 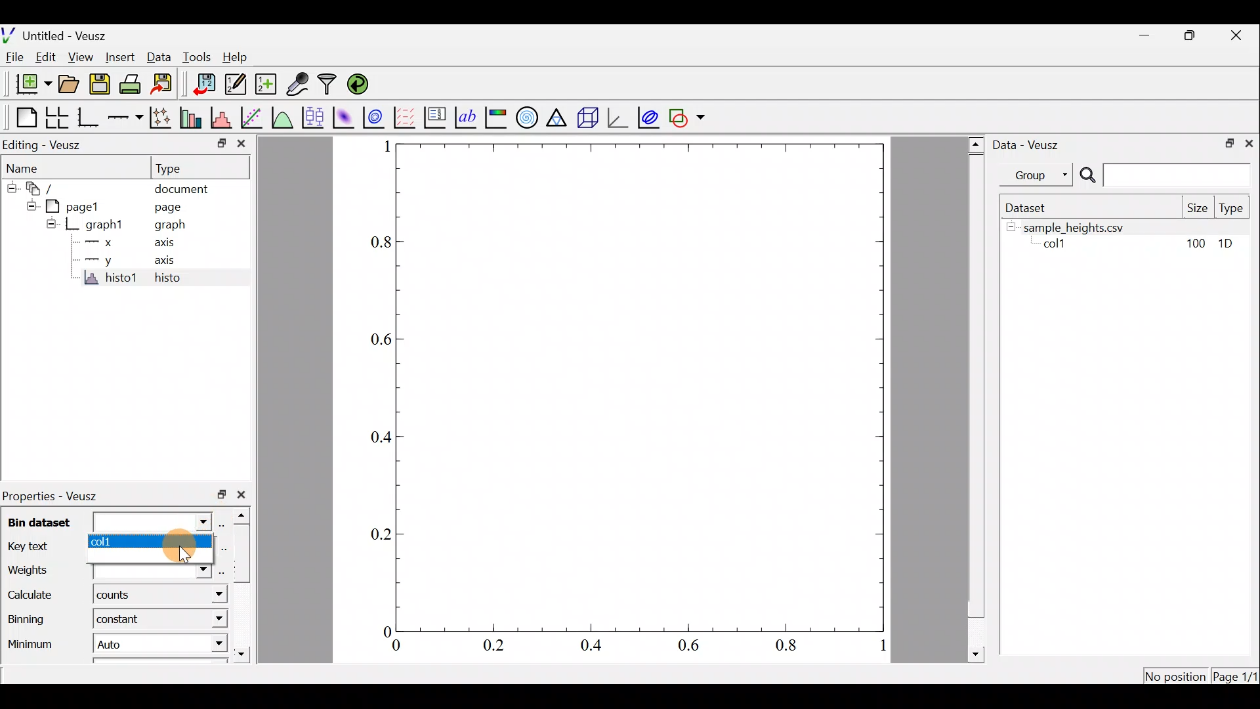 I want to click on Type, so click(x=1234, y=207).